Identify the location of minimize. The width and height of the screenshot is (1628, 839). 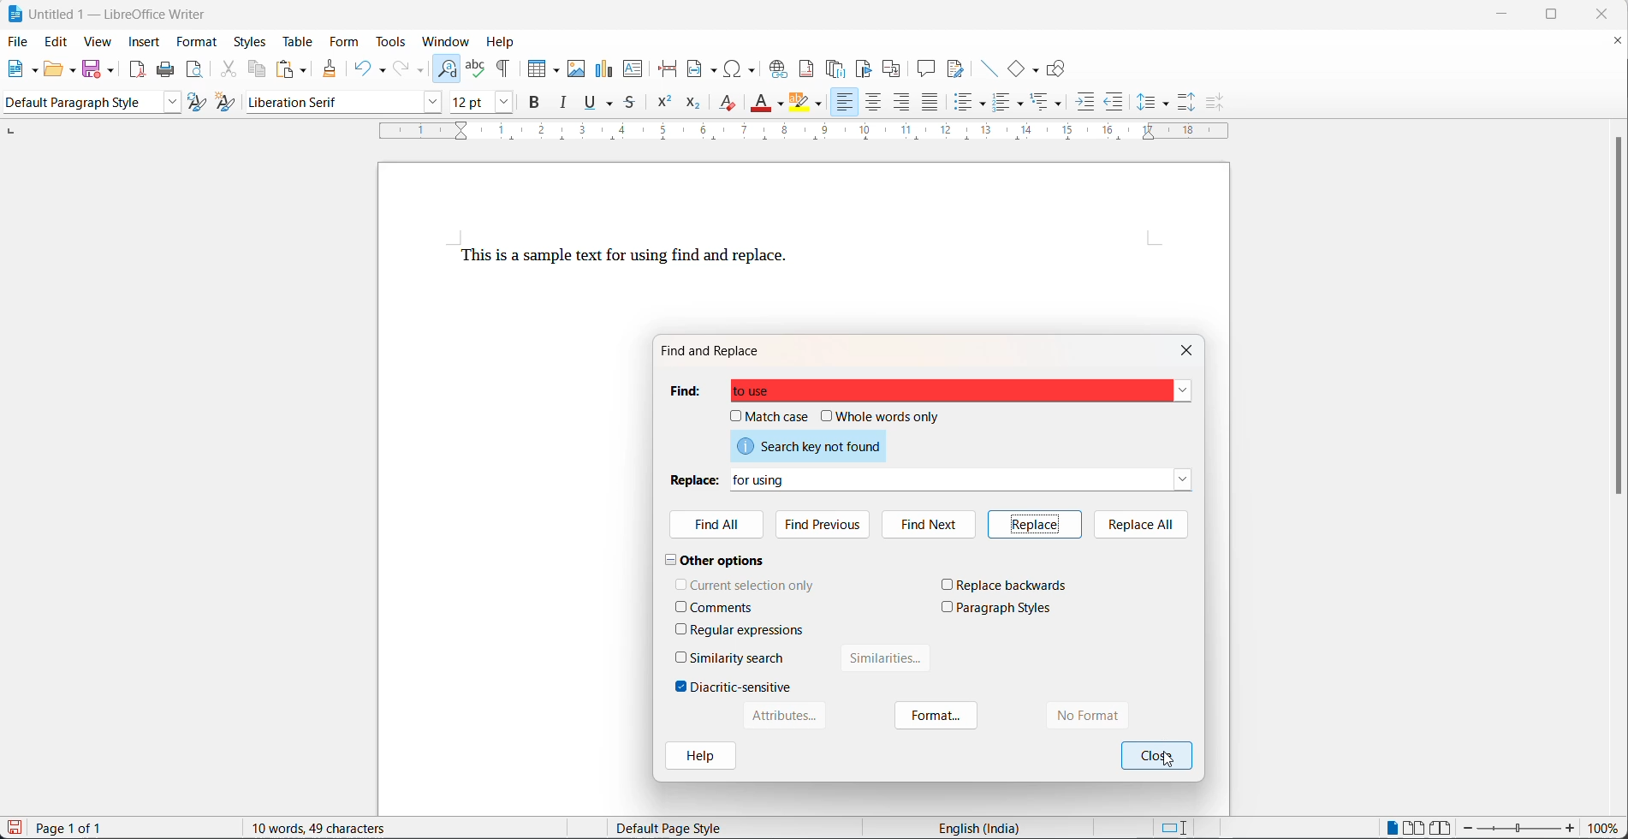
(1510, 13).